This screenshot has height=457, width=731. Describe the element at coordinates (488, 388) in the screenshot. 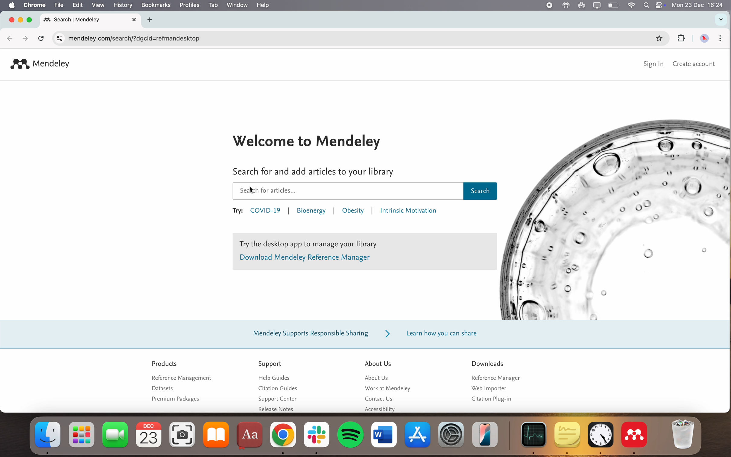

I see `web importer` at that location.